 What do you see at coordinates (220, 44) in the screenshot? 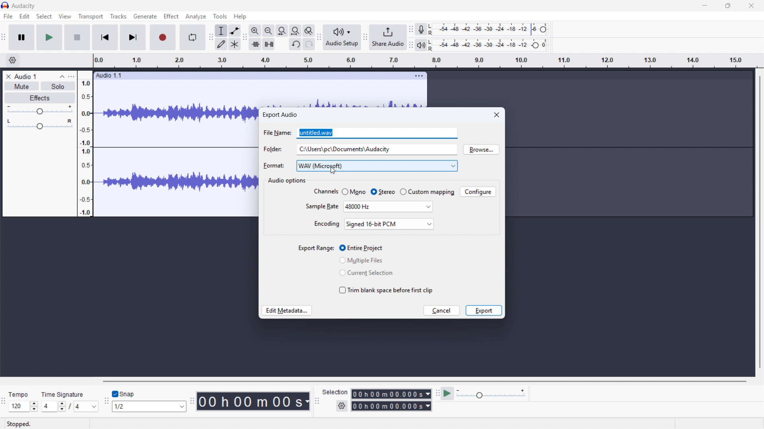
I see `Draw tool ` at bounding box center [220, 44].